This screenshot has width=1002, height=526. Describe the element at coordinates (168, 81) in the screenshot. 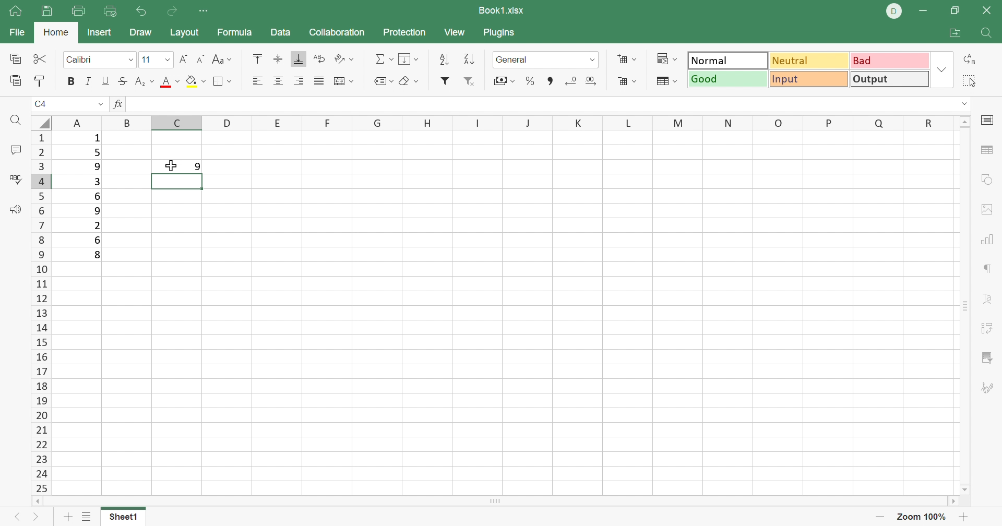

I see `Font color` at that location.